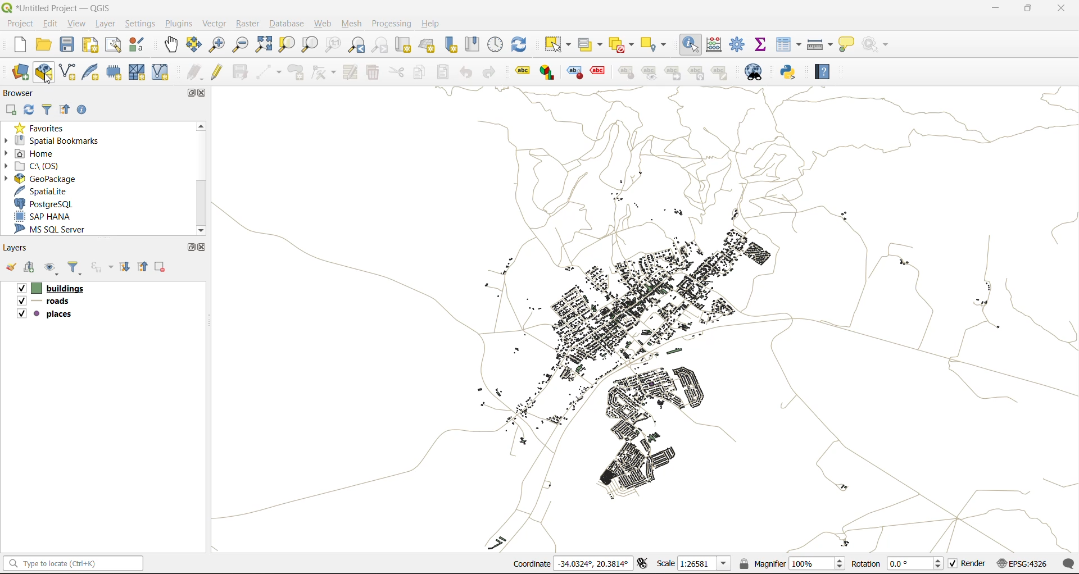  I want to click on favorites, so click(42, 127).